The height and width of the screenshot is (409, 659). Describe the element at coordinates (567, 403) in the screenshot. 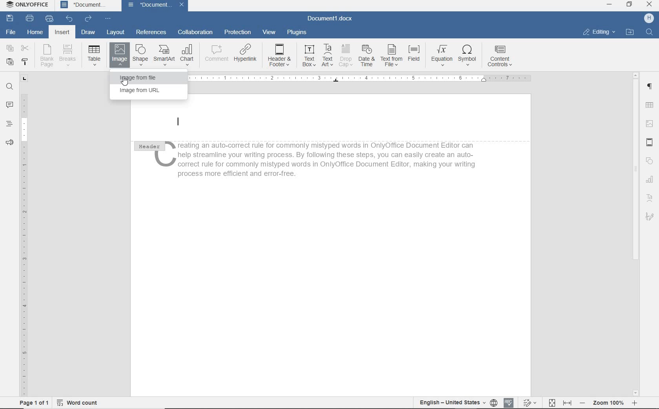

I see `FIT TO WIDTH` at that location.